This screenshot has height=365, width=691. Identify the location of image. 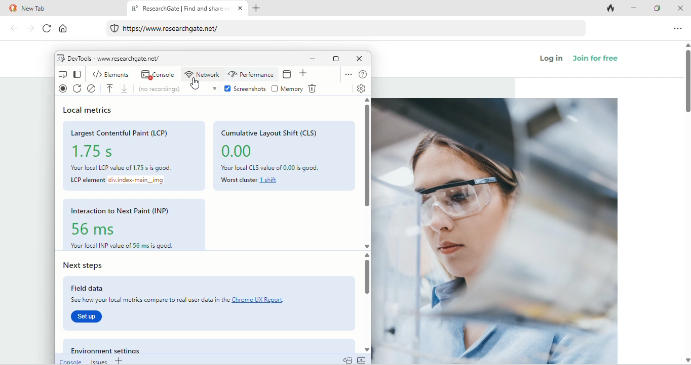
(495, 231).